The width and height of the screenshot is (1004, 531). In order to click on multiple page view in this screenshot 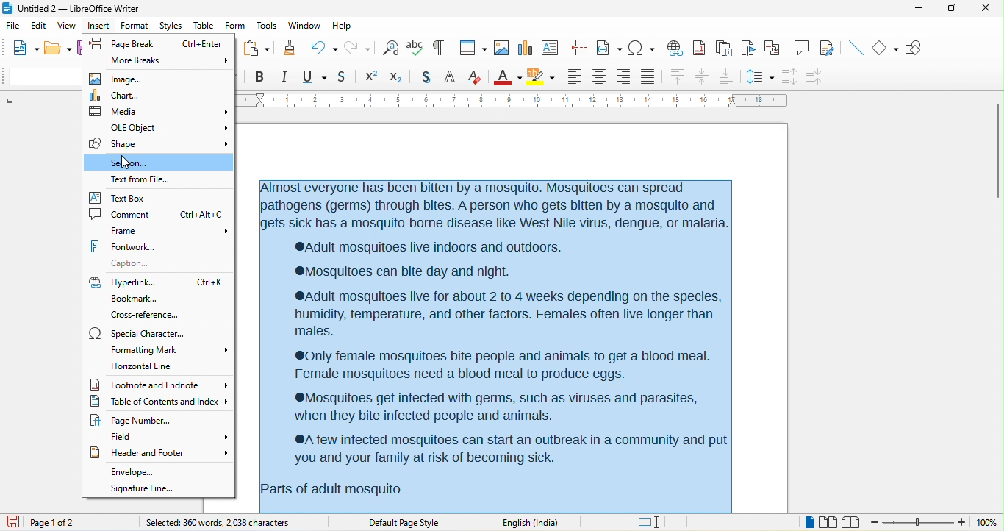, I will do `click(828, 522)`.